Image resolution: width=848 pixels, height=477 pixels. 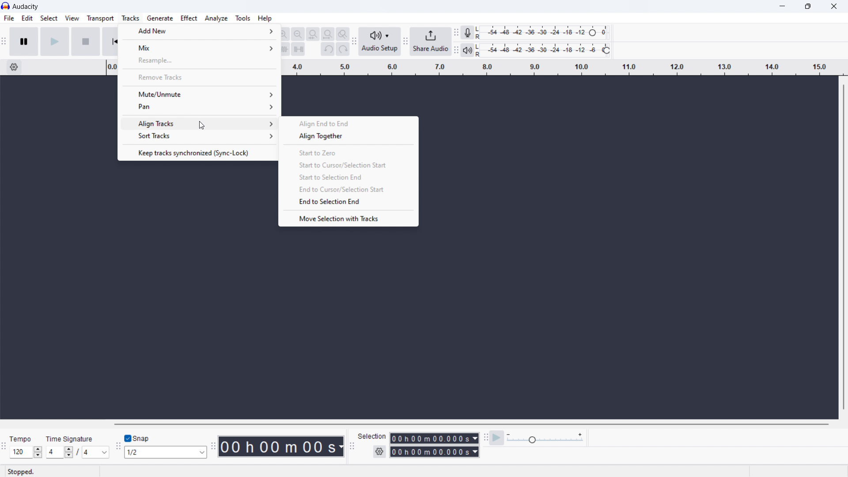 I want to click on status, so click(x=22, y=471).